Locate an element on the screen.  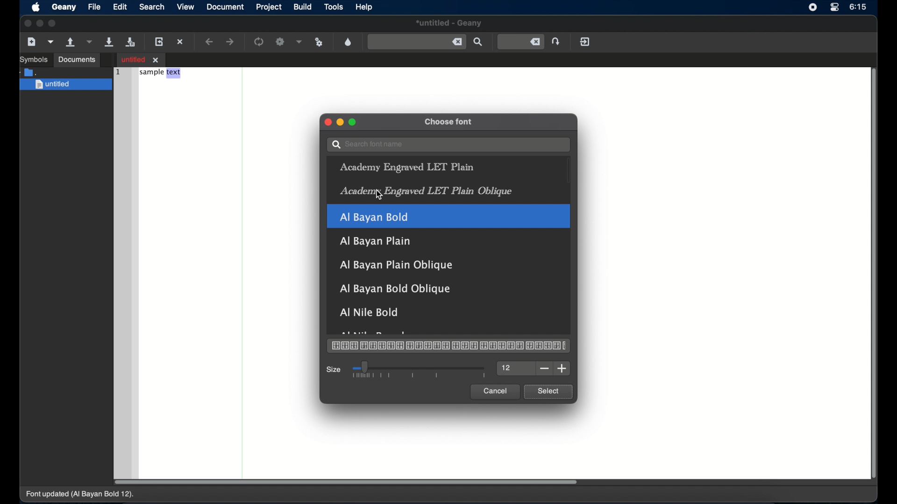
project is located at coordinates (268, 7).